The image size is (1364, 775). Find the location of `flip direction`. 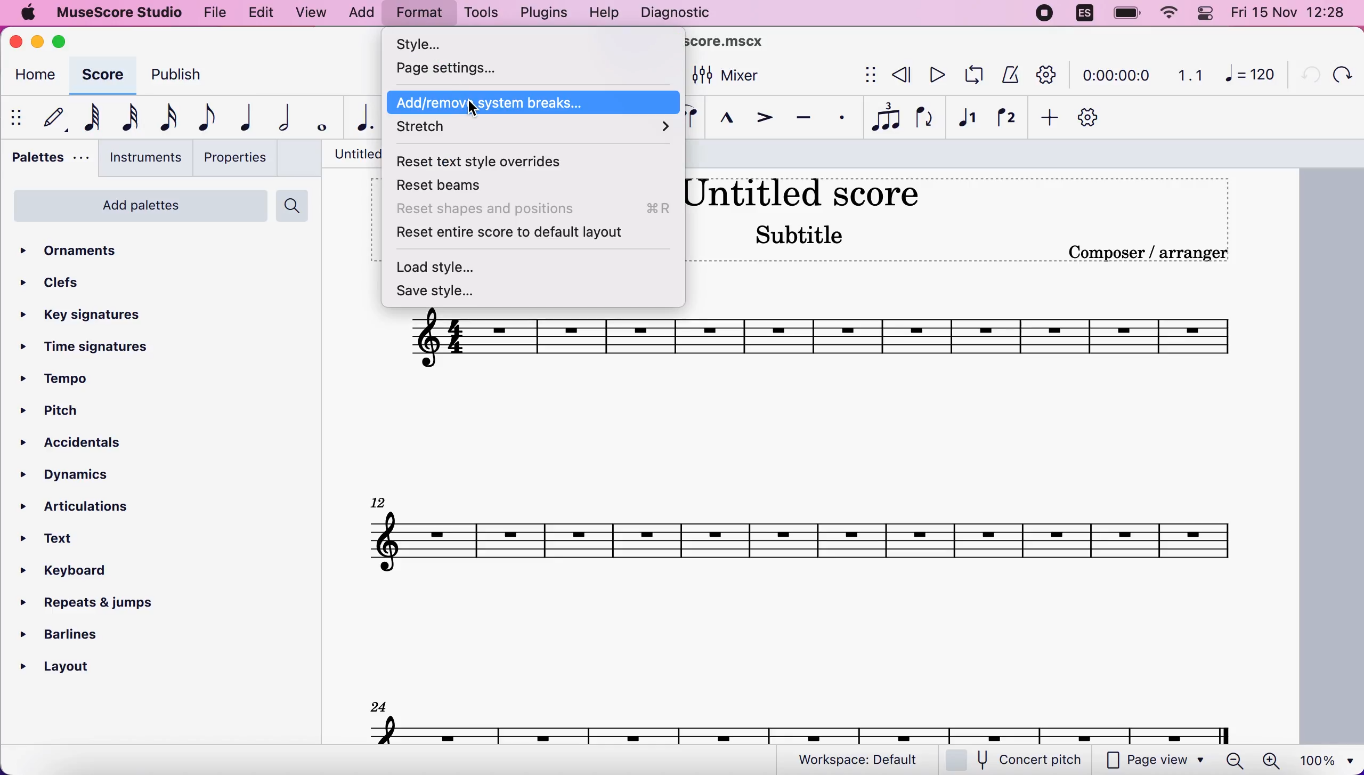

flip direction is located at coordinates (926, 118).